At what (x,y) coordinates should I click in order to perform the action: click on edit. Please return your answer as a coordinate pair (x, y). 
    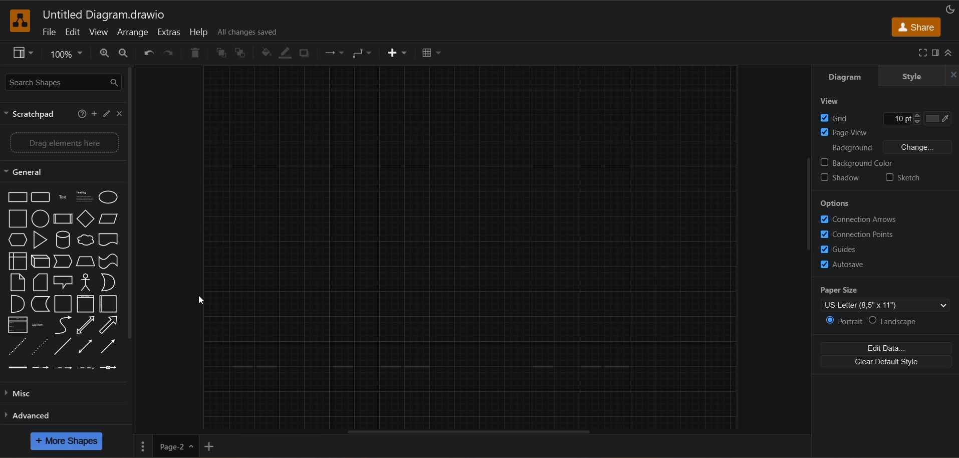
    Looking at the image, I should click on (75, 32).